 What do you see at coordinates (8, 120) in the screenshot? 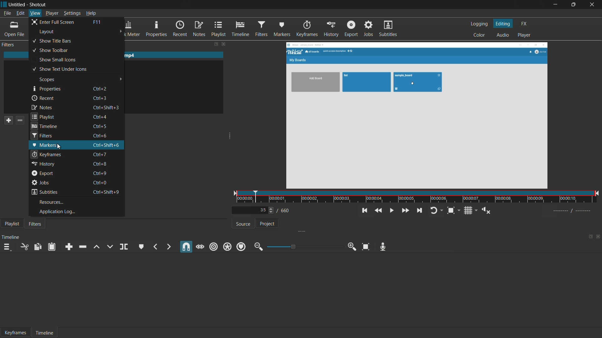
I see `add a filter` at bounding box center [8, 120].